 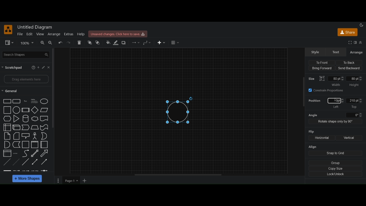 What do you see at coordinates (147, 43) in the screenshot?
I see `waypoints` at bounding box center [147, 43].